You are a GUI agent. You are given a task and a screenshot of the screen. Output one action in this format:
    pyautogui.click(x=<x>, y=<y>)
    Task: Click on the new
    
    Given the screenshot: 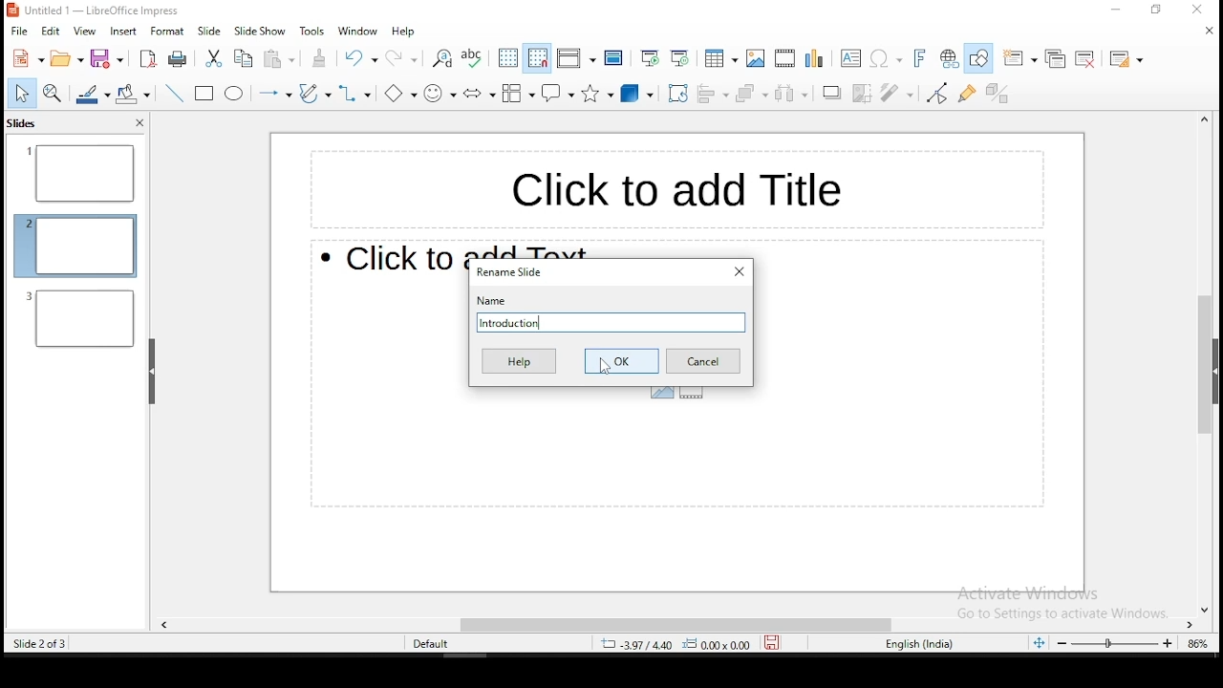 What is the action you would take?
    pyautogui.click(x=27, y=57)
    